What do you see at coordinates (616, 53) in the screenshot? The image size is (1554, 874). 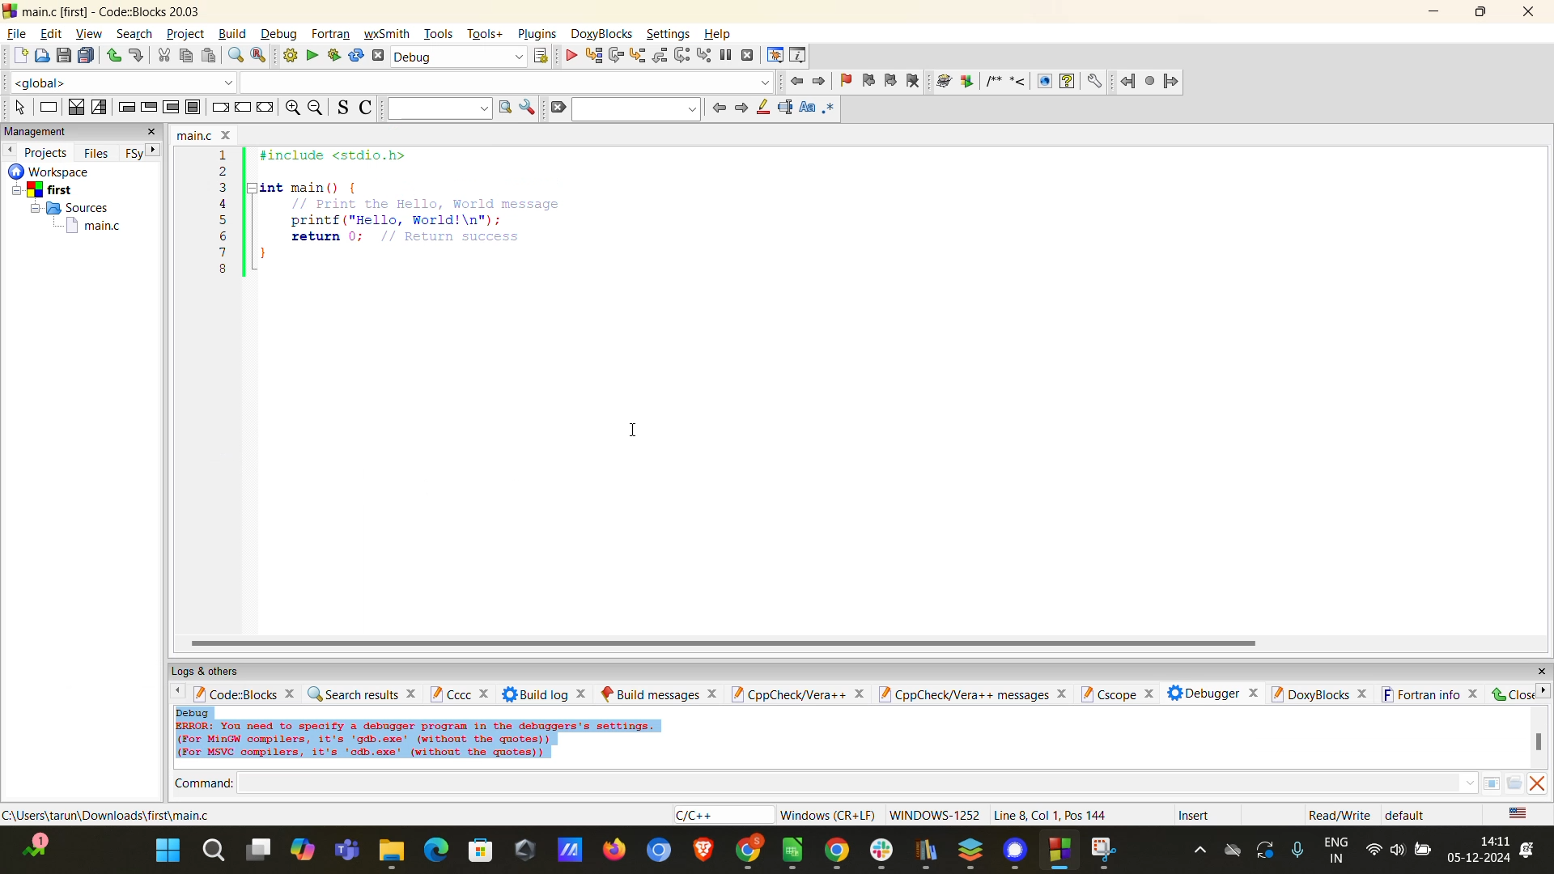 I see `next line` at bounding box center [616, 53].